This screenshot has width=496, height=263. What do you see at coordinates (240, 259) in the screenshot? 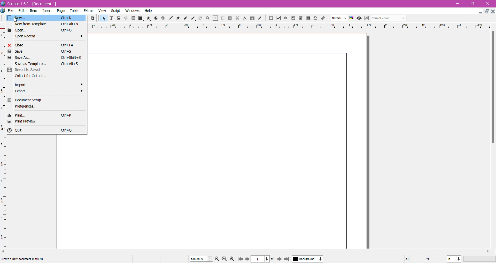
I see `skip to first` at bounding box center [240, 259].